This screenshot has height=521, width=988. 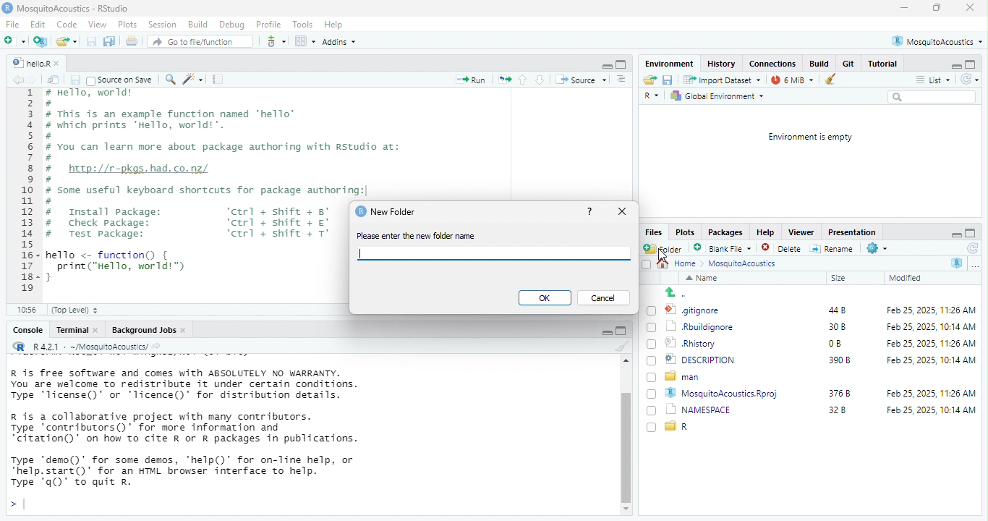 What do you see at coordinates (22, 504) in the screenshot?
I see `typing cursor` at bounding box center [22, 504].